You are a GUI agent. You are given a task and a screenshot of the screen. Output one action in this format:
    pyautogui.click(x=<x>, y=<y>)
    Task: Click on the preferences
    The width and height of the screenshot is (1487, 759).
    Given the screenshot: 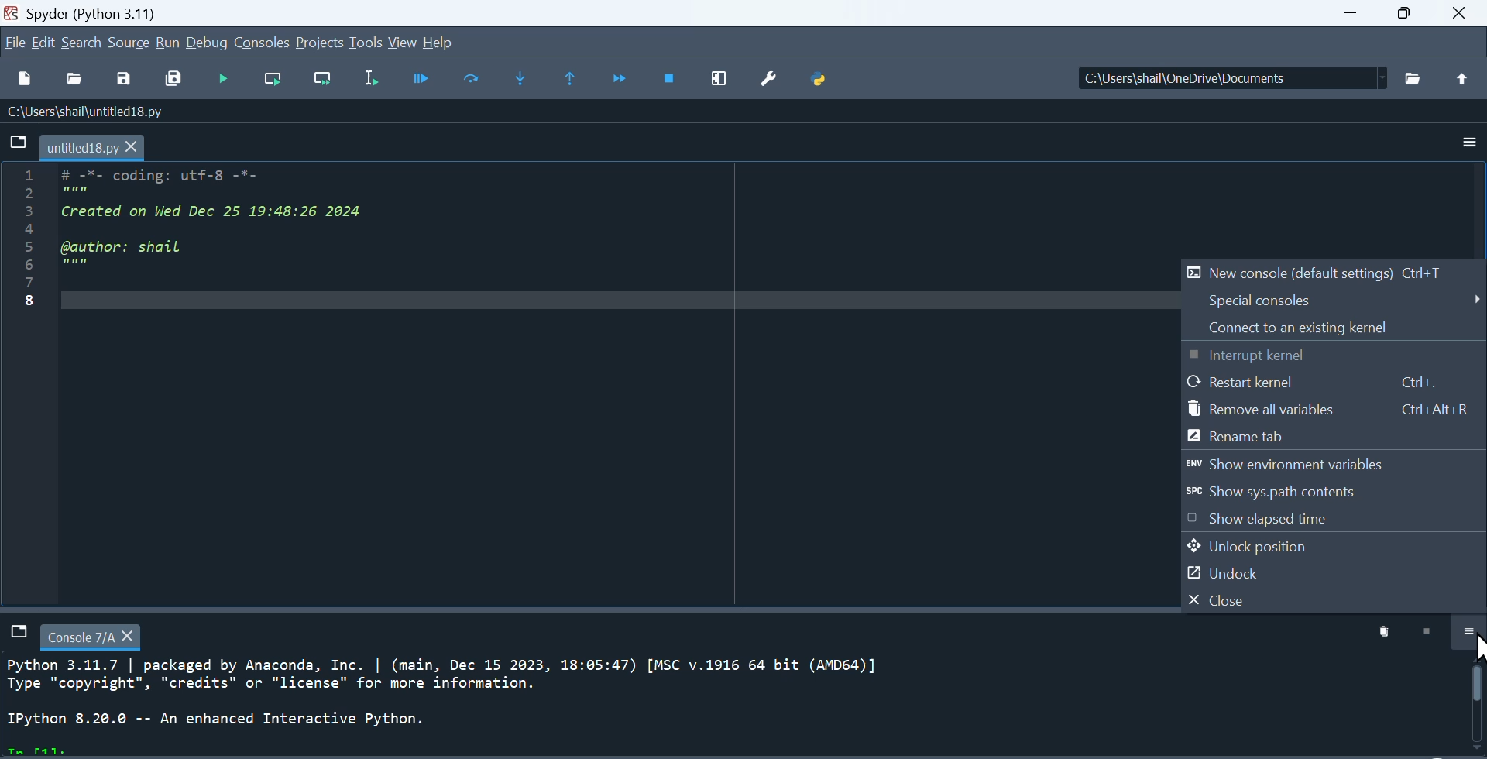 What is the action you would take?
    pyautogui.click(x=768, y=79)
    